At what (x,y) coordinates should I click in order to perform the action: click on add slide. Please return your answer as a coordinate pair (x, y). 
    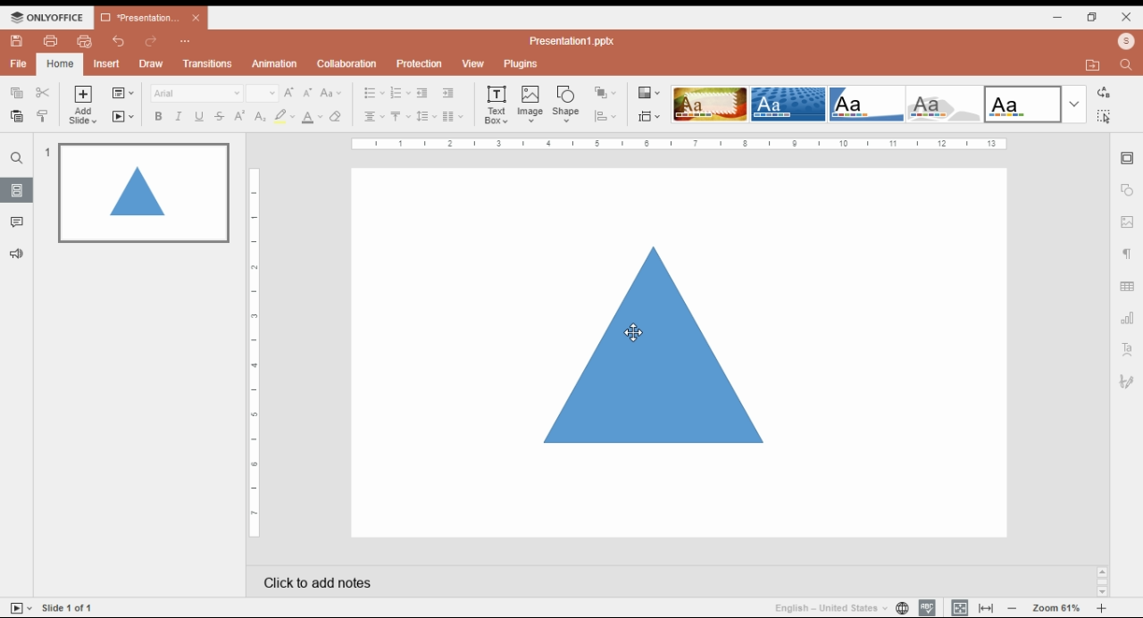
    Looking at the image, I should click on (83, 105).